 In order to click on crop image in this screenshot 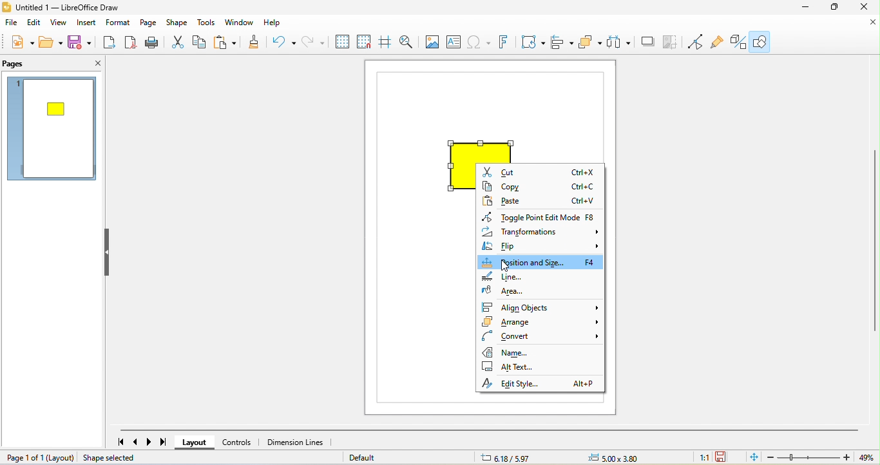, I will do `click(673, 41)`.